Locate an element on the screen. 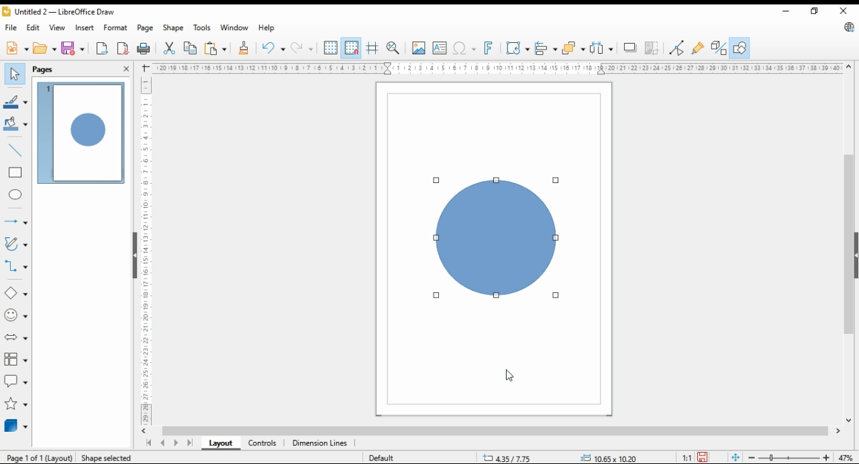 The height and width of the screenshot is (464, 859). callout shapes is located at coordinates (14, 380).